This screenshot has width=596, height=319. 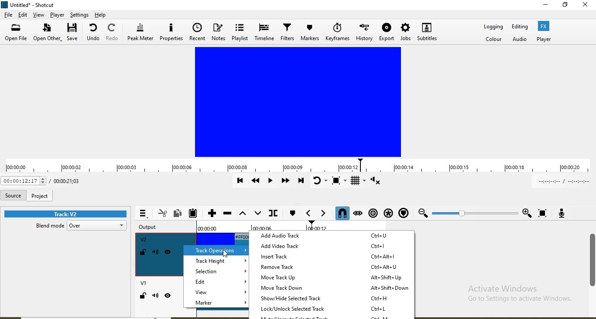 What do you see at coordinates (564, 181) in the screenshot?
I see `In point` at bounding box center [564, 181].